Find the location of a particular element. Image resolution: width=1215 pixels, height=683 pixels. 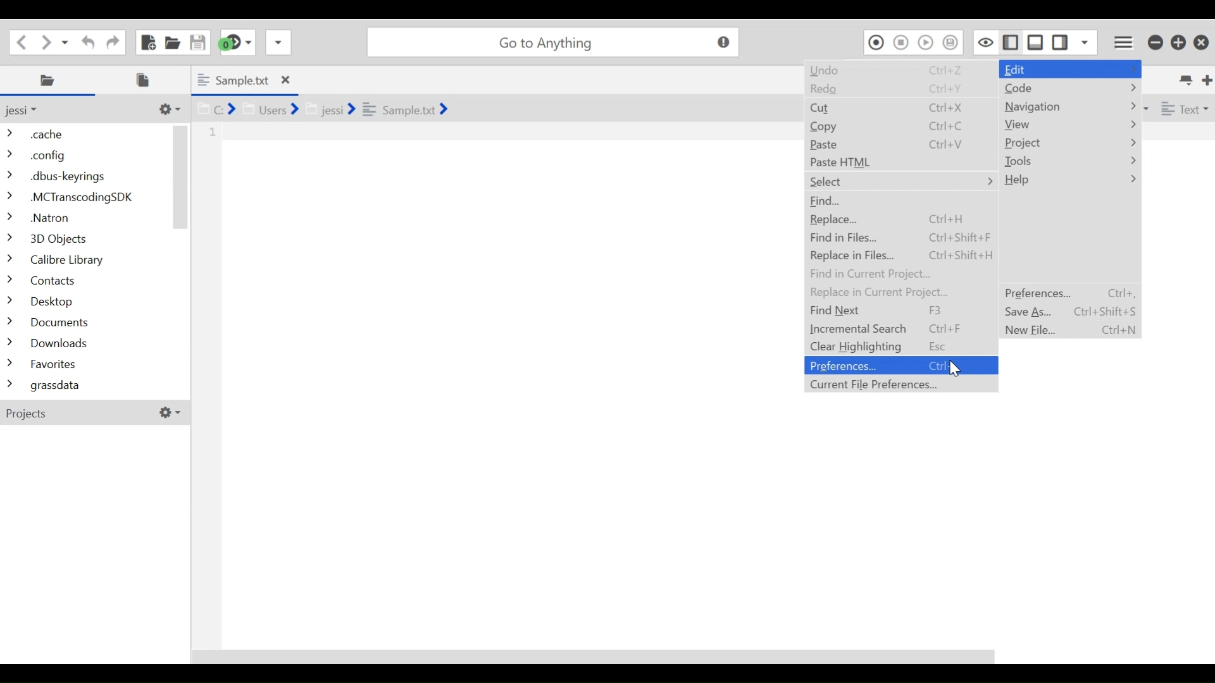

Show/Hide Bottom Pane is located at coordinates (1036, 42).